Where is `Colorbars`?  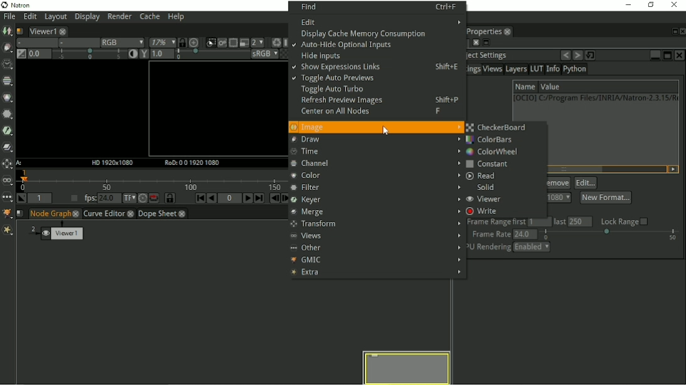 Colorbars is located at coordinates (493, 139).